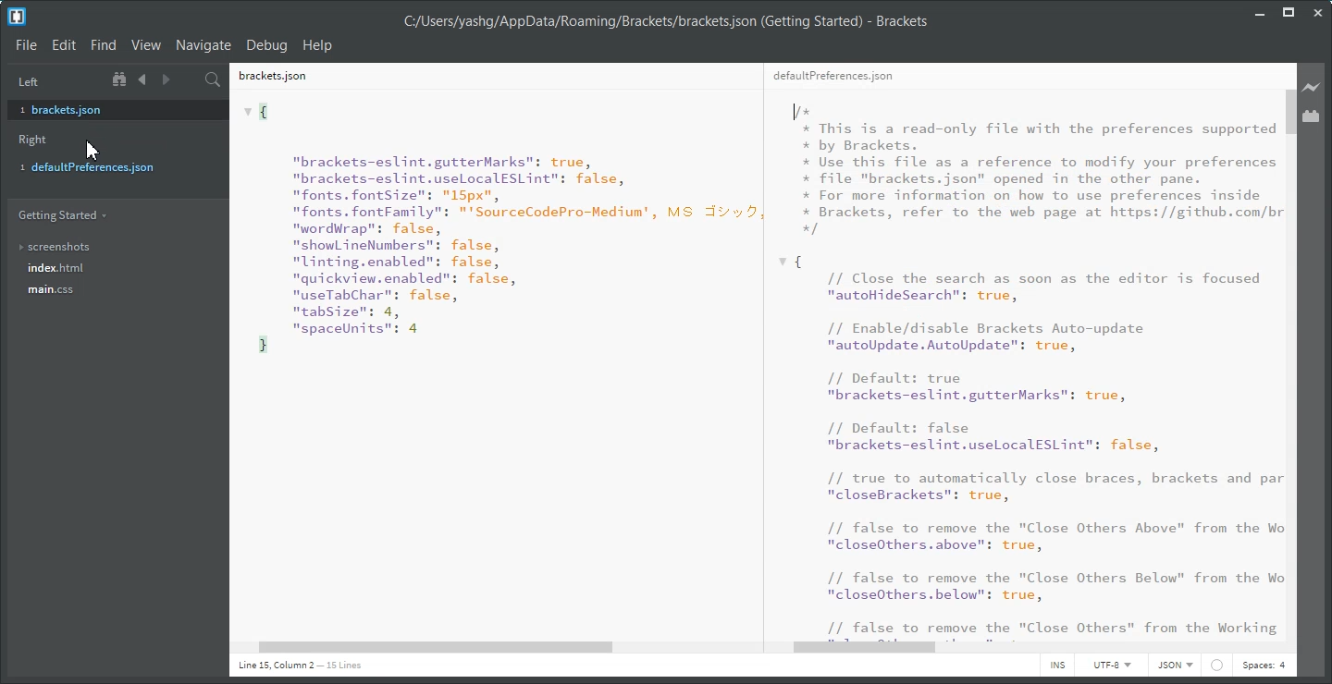  Describe the element at coordinates (112, 295) in the screenshot. I see `main.css` at that location.